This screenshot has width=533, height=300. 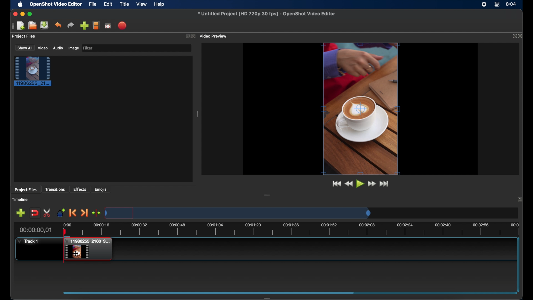 I want to click on disable  snapping, so click(x=34, y=212).